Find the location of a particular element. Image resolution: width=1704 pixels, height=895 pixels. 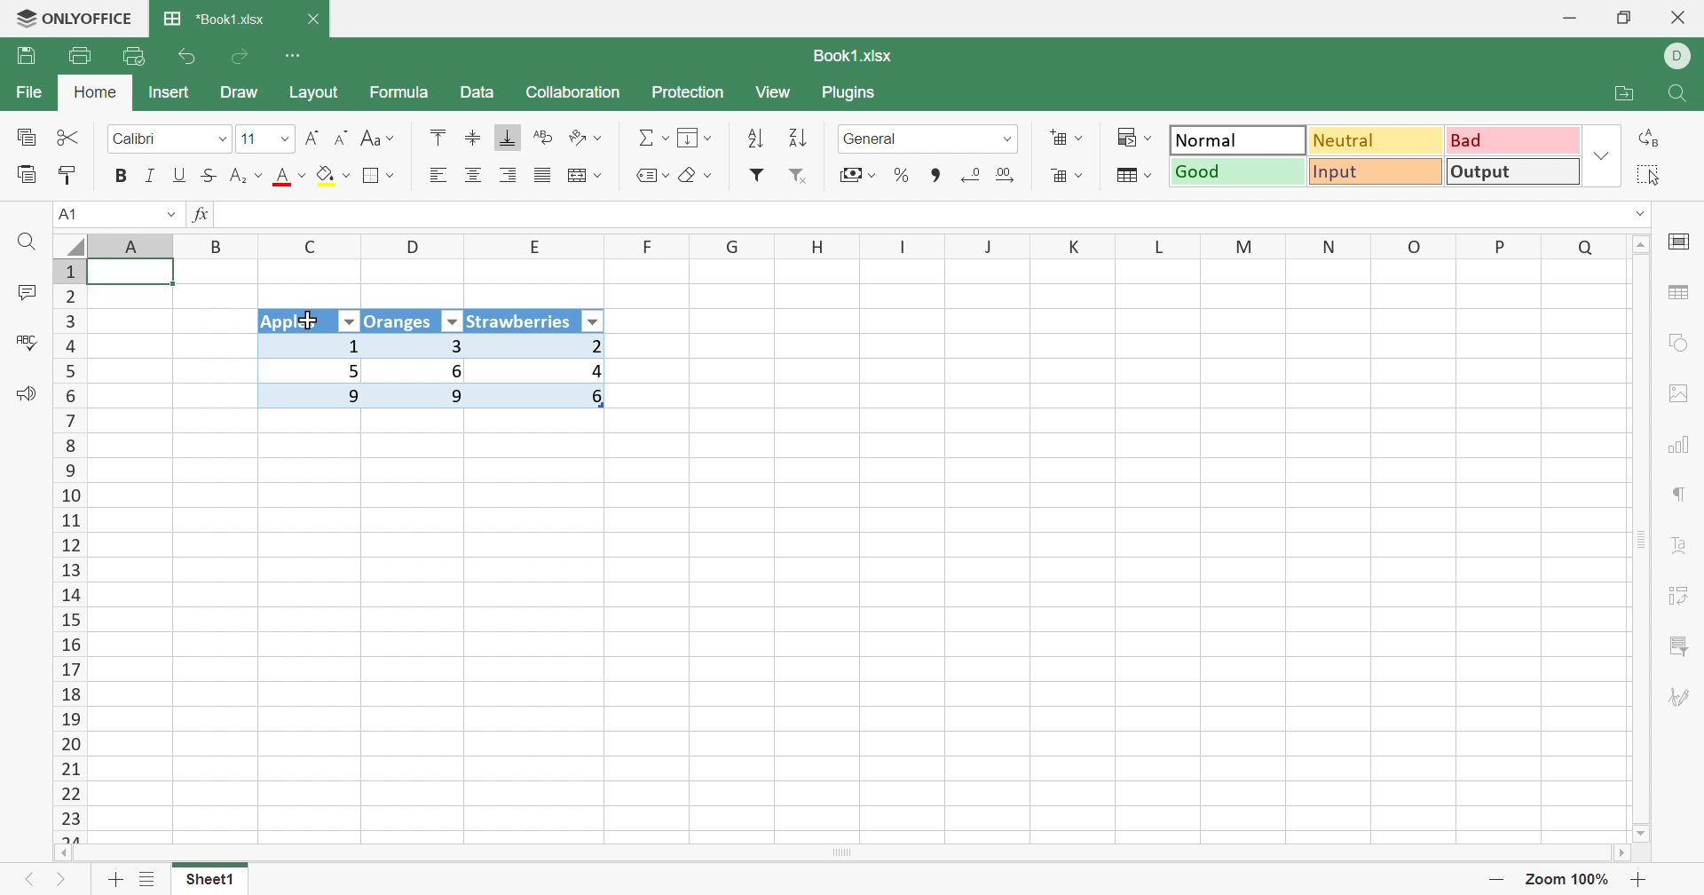

3 is located at coordinates (420, 345).